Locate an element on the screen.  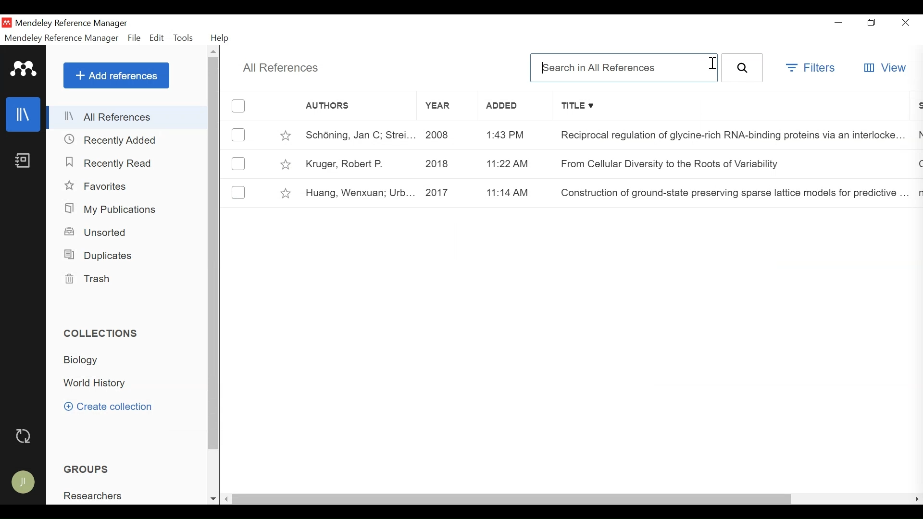
Help is located at coordinates (220, 38).